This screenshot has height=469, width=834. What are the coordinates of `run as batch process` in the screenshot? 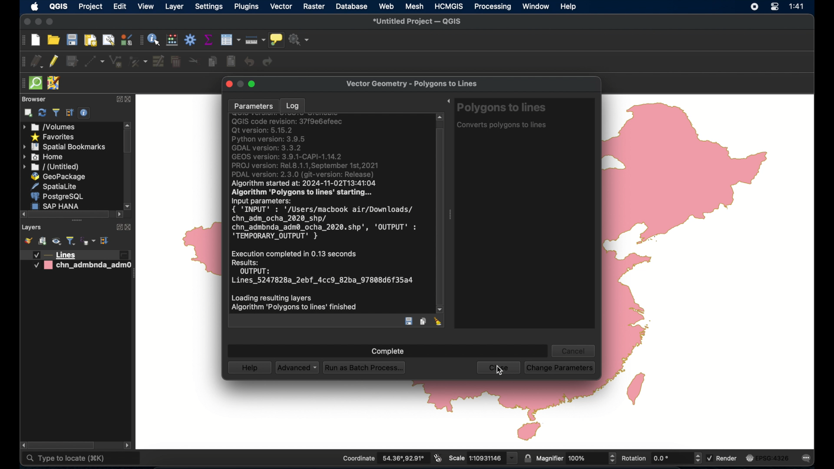 It's located at (366, 367).